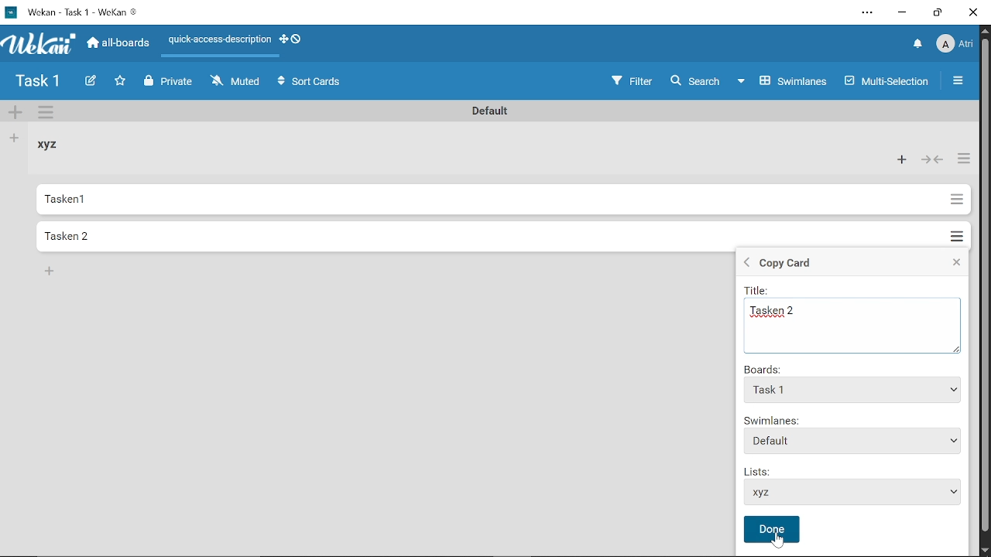 The image size is (991, 557). I want to click on Multiselection, so click(888, 80).